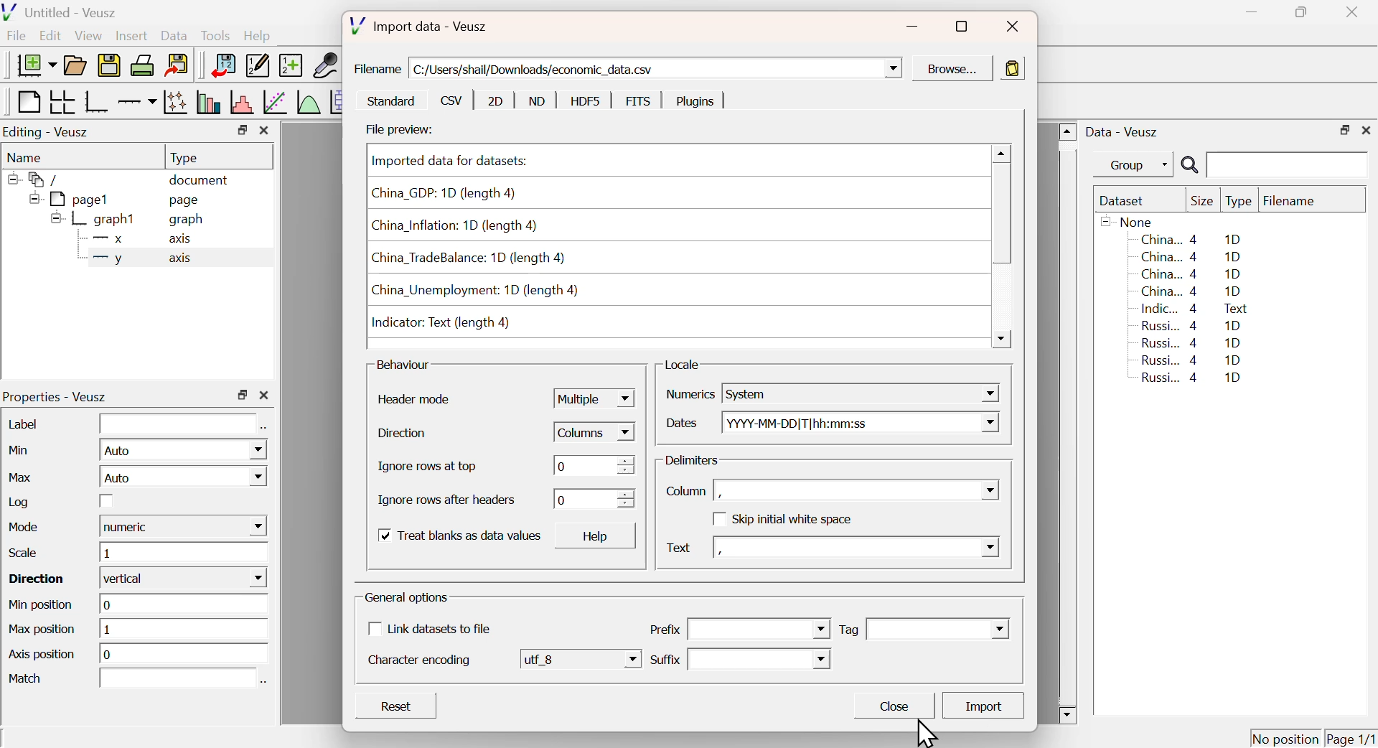 This screenshot has height=748, width=1378. I want to click on Restore Down, so click(243, 395).